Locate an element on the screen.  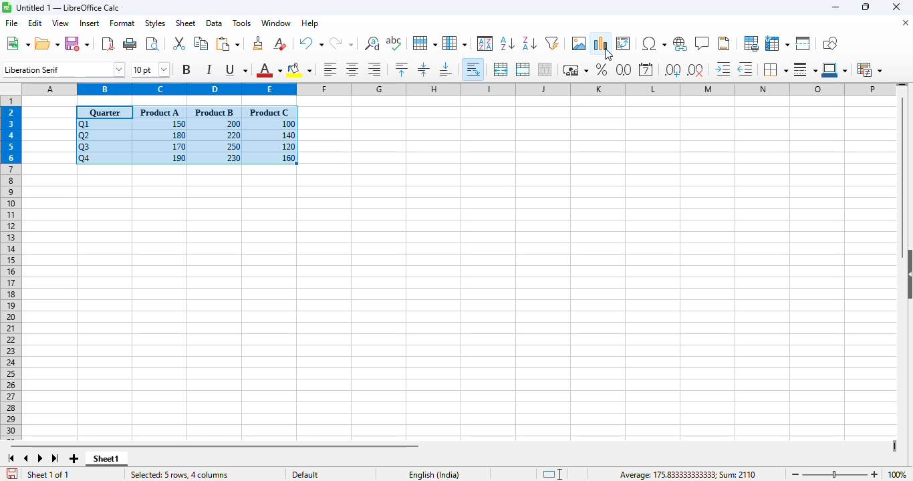
format as percent is located at coordinates (601, 69).